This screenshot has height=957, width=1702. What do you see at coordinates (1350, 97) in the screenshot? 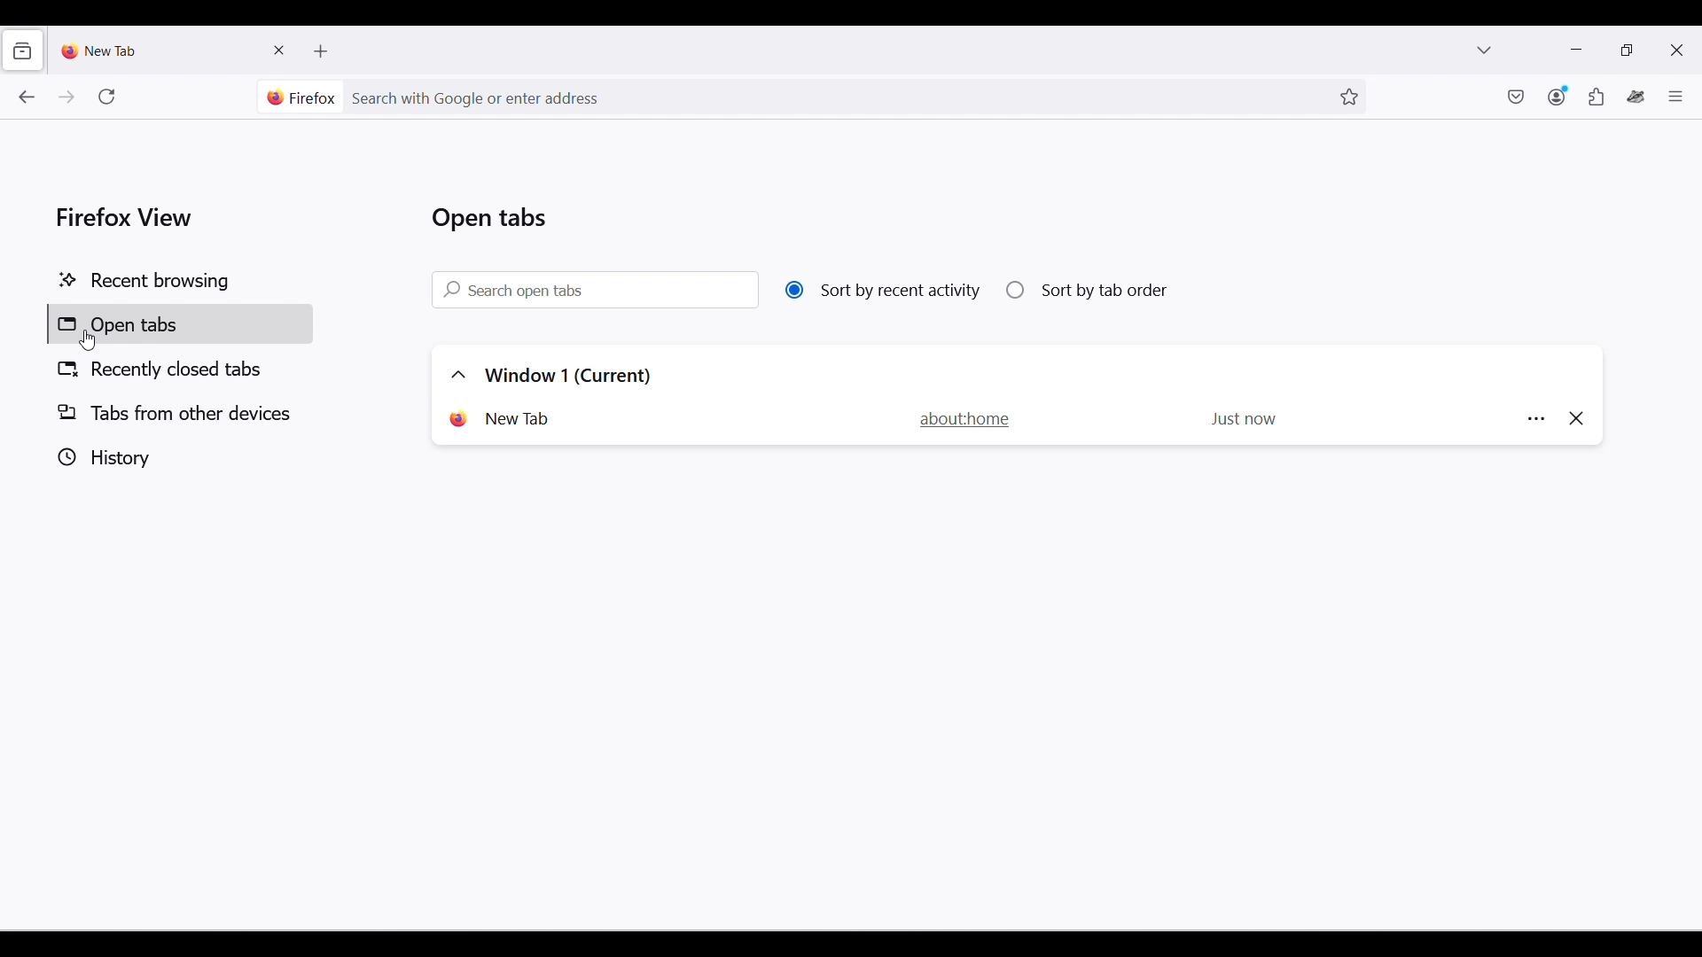
I see `Bookmark this page` at bounding box center [1350, 97].